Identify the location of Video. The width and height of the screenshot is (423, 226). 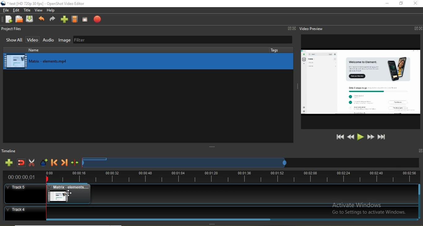
(33, 40).